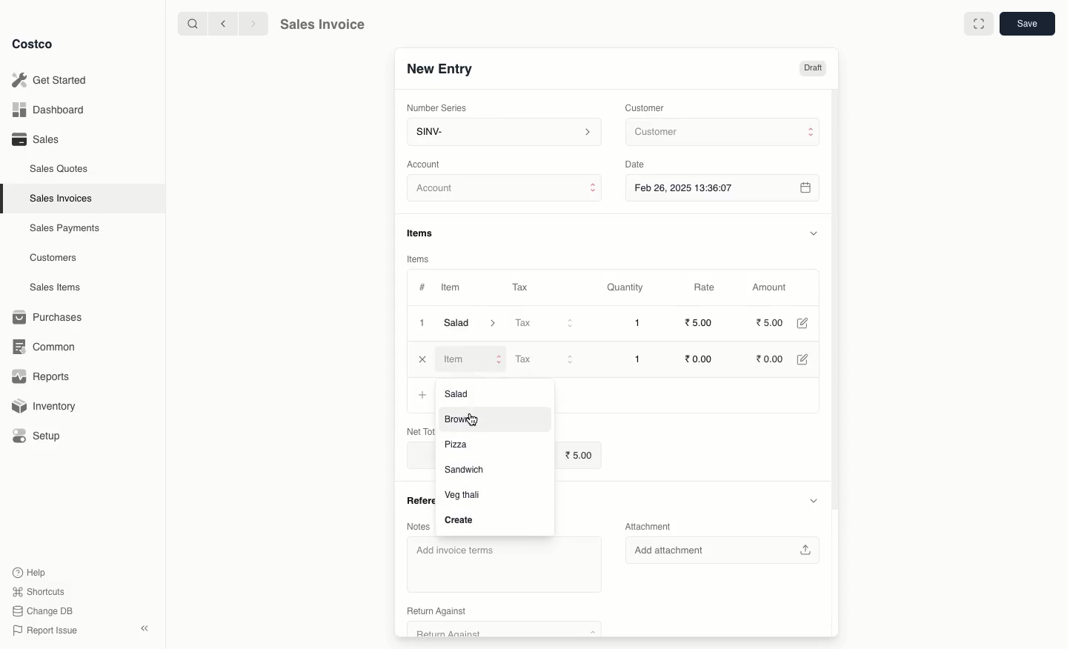 This screenshot has height=649, width=1067. Describe the element at coordinates (543, 358) in the screenshot. I see `Tax` at that location.